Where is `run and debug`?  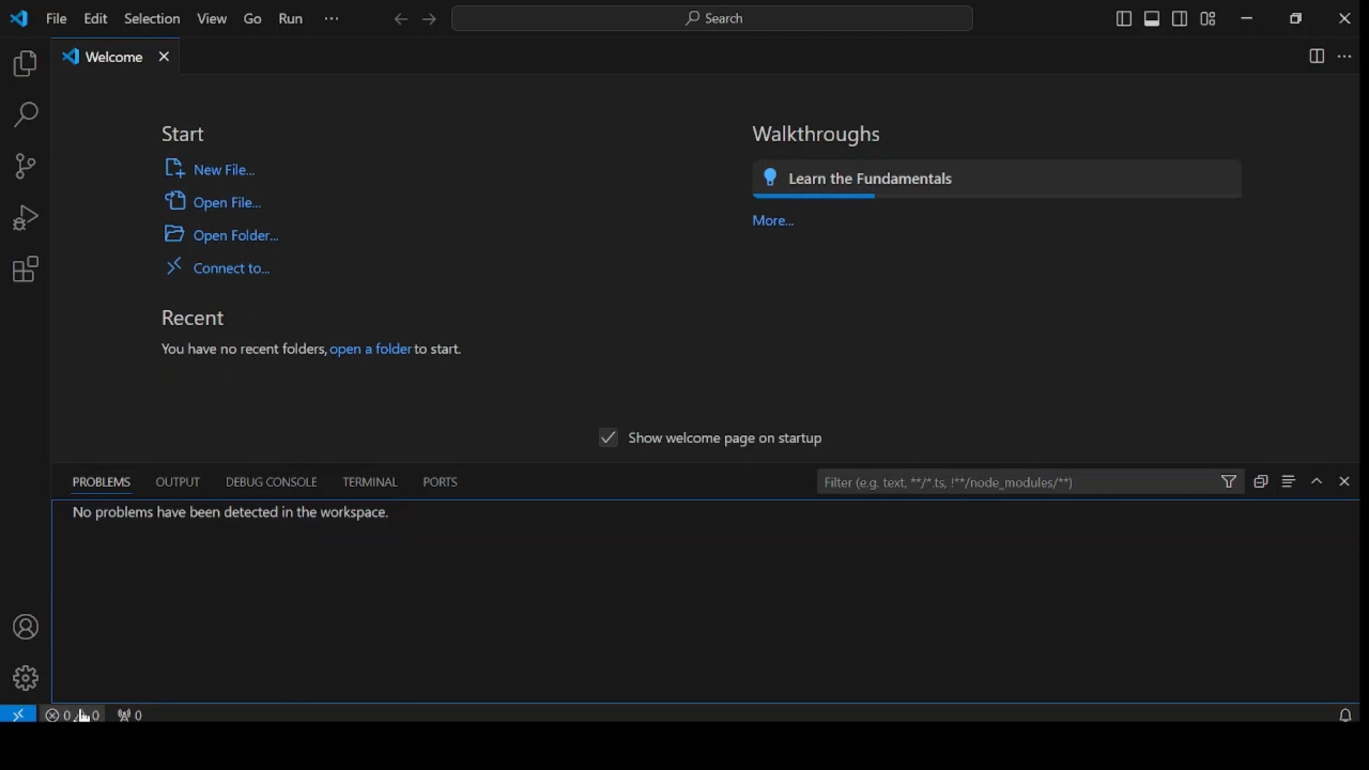 run and debug is located at coordinates (26, 219).